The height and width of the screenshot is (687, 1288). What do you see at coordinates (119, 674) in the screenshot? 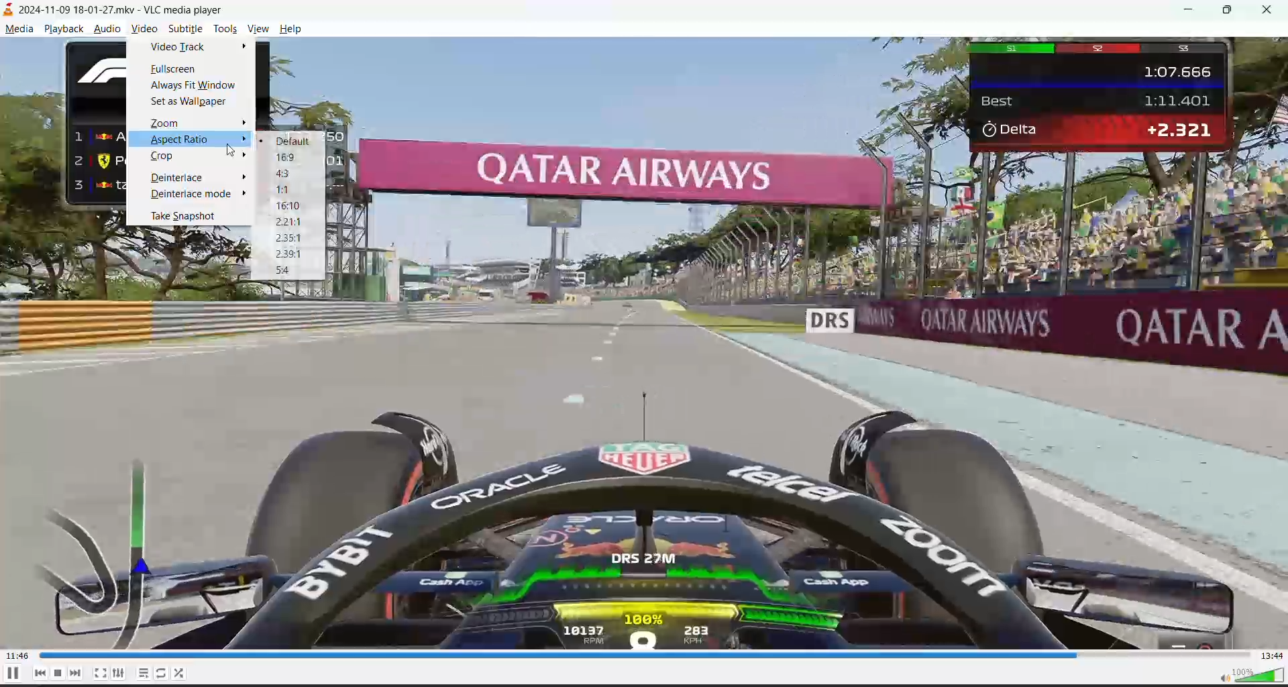
I see `settings` at bounding box center [119, 674].